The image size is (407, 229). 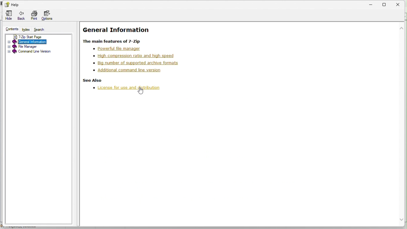 What do you see at coordinates (374, 3) in the screenshot?
I see `Minimize` at bounding box center [374, 3].